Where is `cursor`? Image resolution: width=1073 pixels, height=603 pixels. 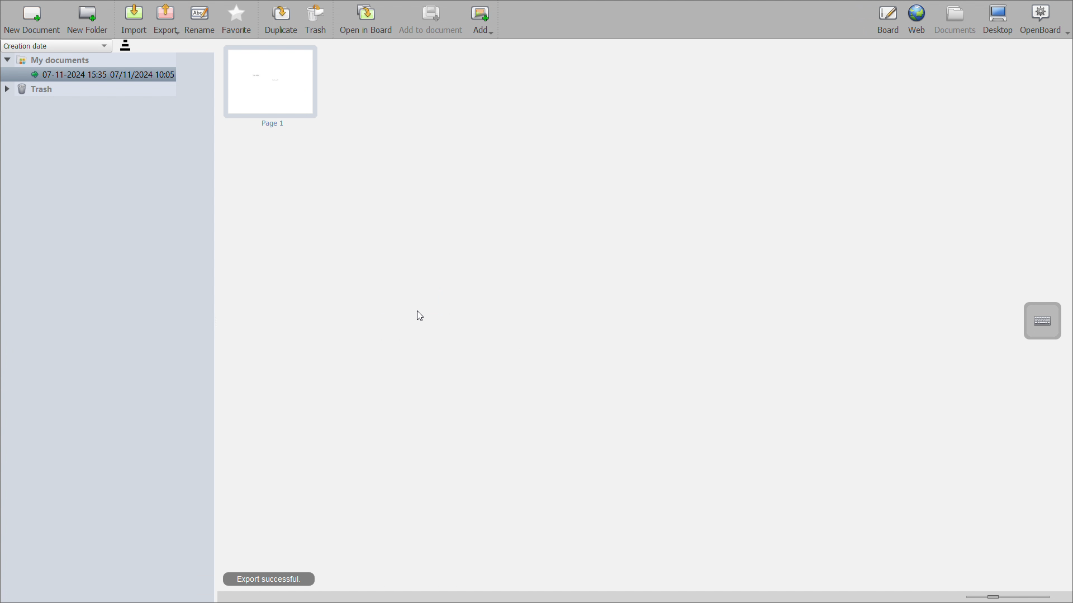
cursor is located at coordinates (425, 315).